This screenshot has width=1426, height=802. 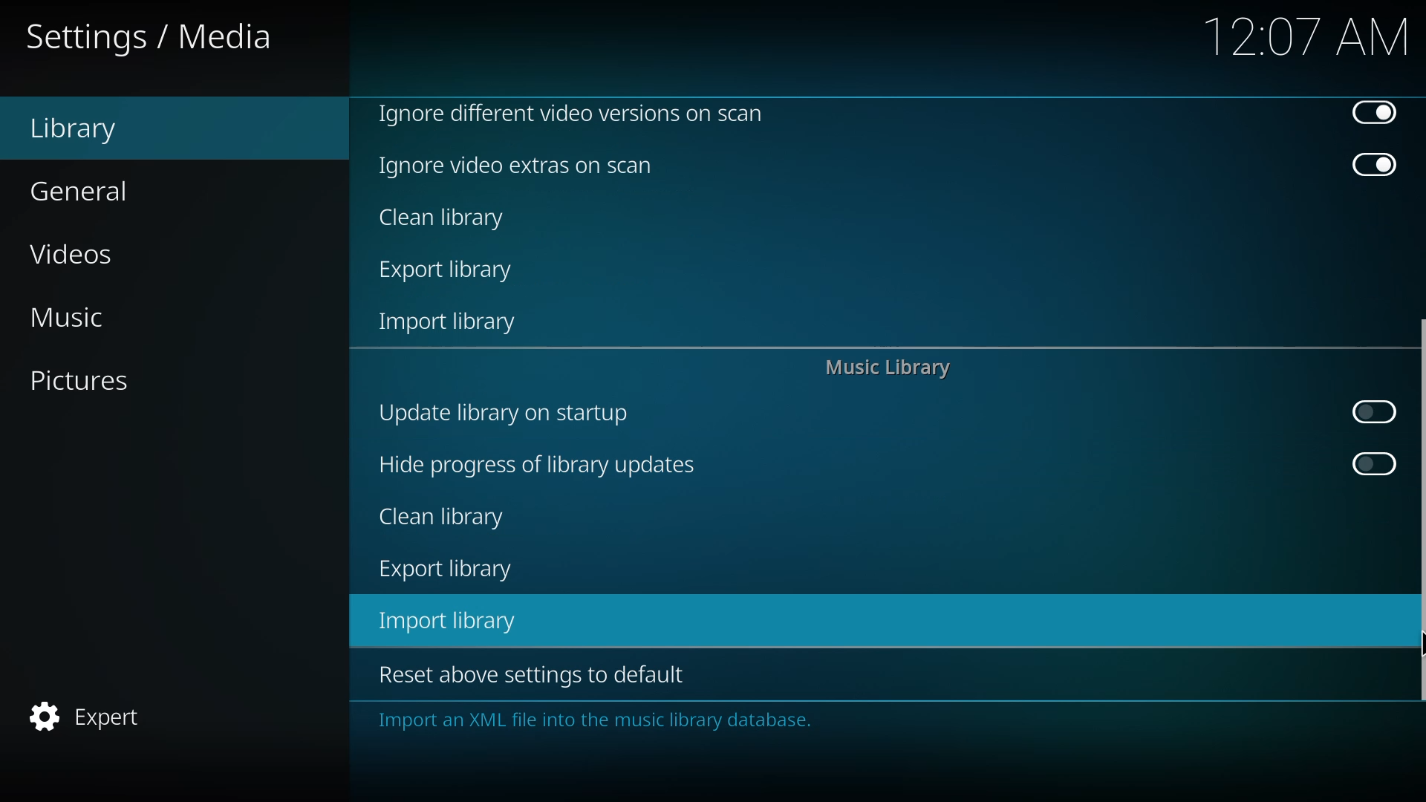 What do you see at coordinates (518, 166) in the screenshot?
I see `ignore` at bounding box center [518, 166].